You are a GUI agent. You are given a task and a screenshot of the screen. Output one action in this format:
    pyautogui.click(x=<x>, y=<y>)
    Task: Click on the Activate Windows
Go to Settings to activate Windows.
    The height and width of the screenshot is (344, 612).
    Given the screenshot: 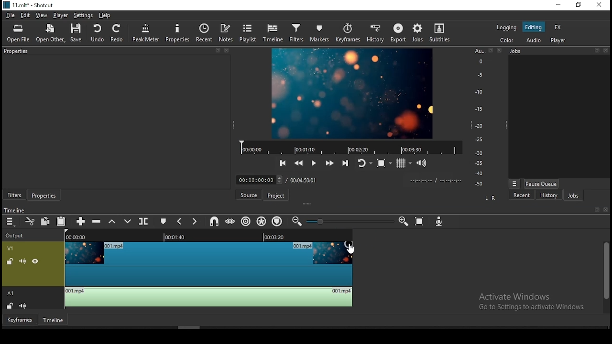 What is the action you would take?
    pyautogui.click(x=532, y=302)
    